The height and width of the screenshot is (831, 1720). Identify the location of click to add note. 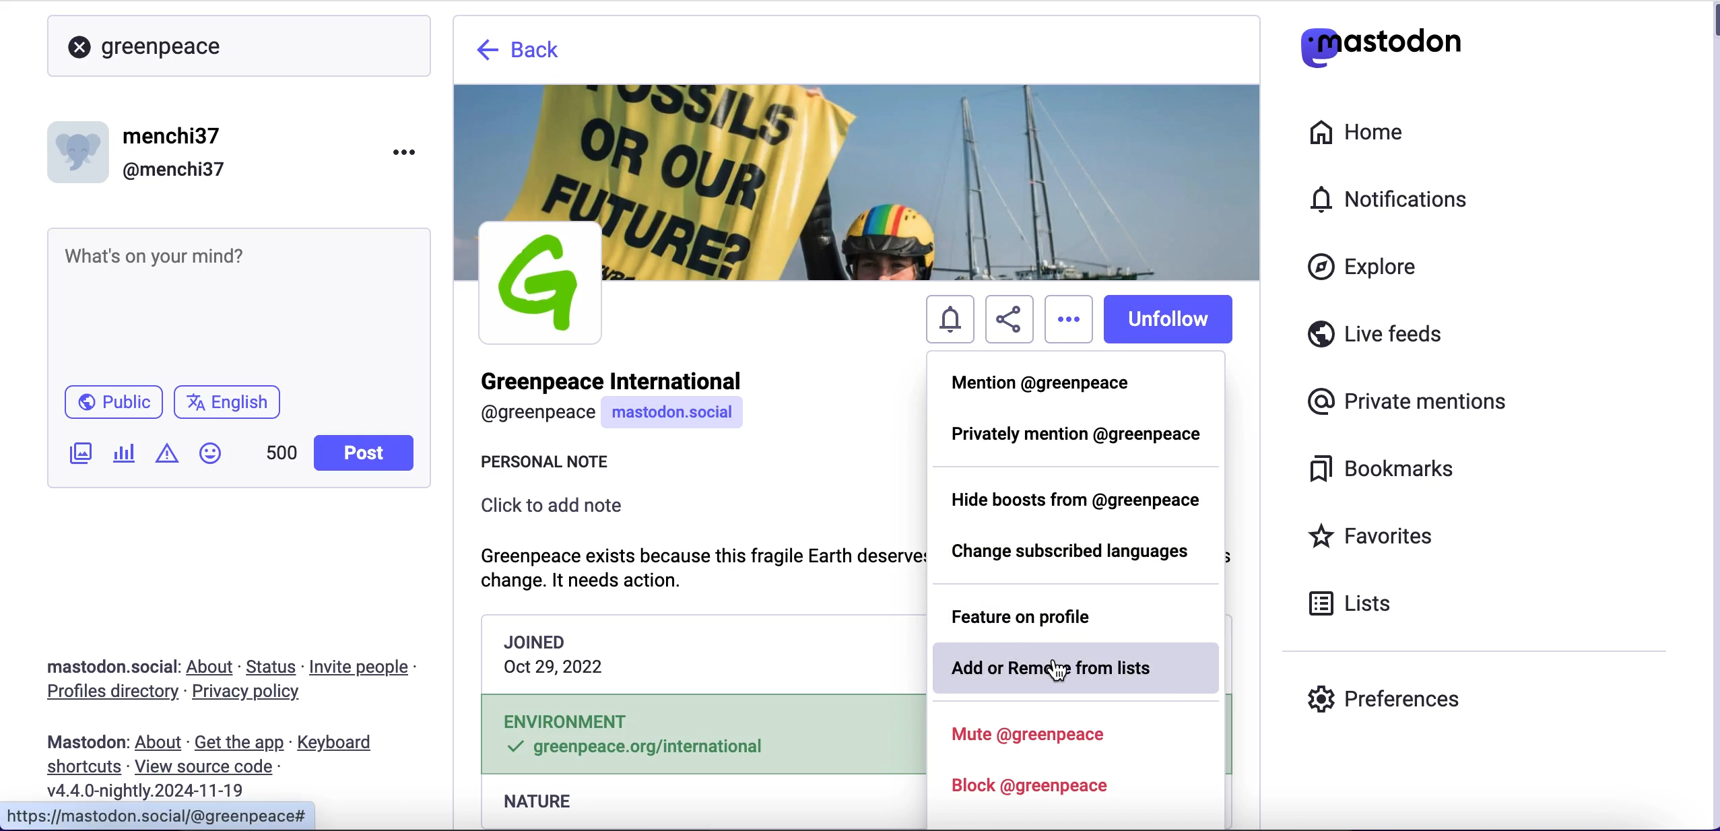
(559, 512).